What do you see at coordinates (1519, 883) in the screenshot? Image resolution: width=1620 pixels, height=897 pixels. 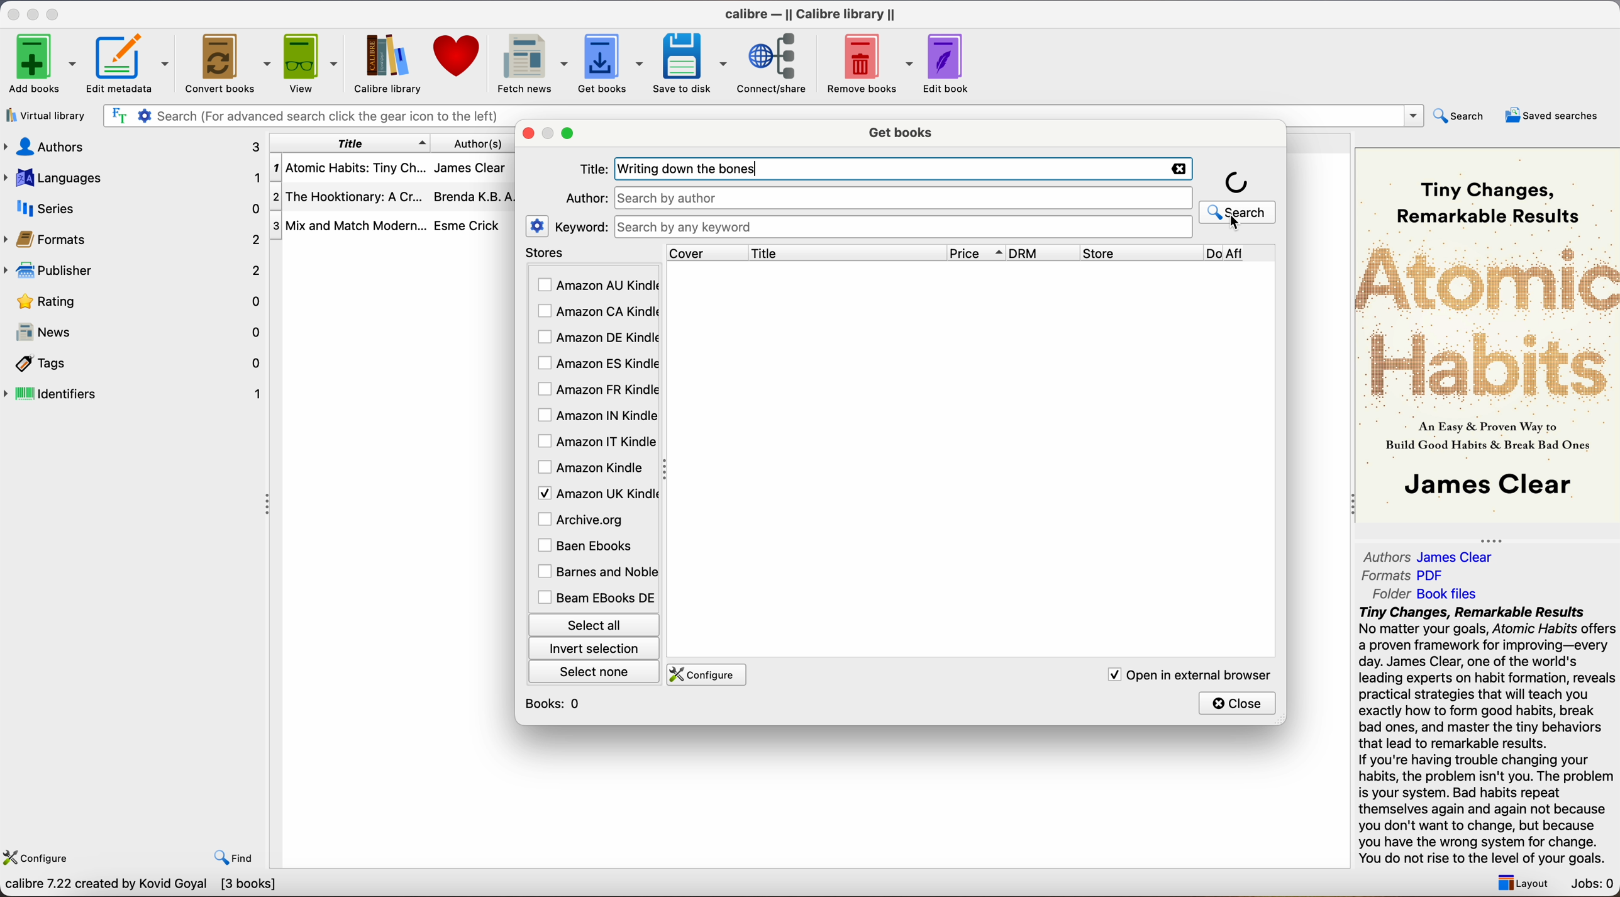 I see `layout` at bounding box center [1519, 883].